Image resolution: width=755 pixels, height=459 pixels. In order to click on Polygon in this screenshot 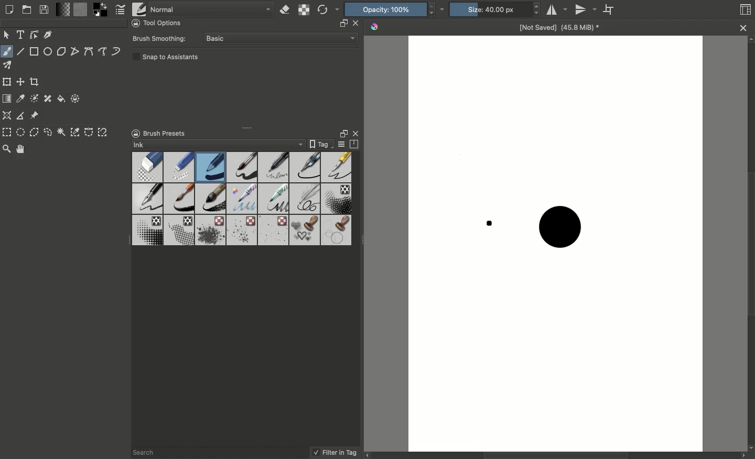, I will do `click(62, 52)`.